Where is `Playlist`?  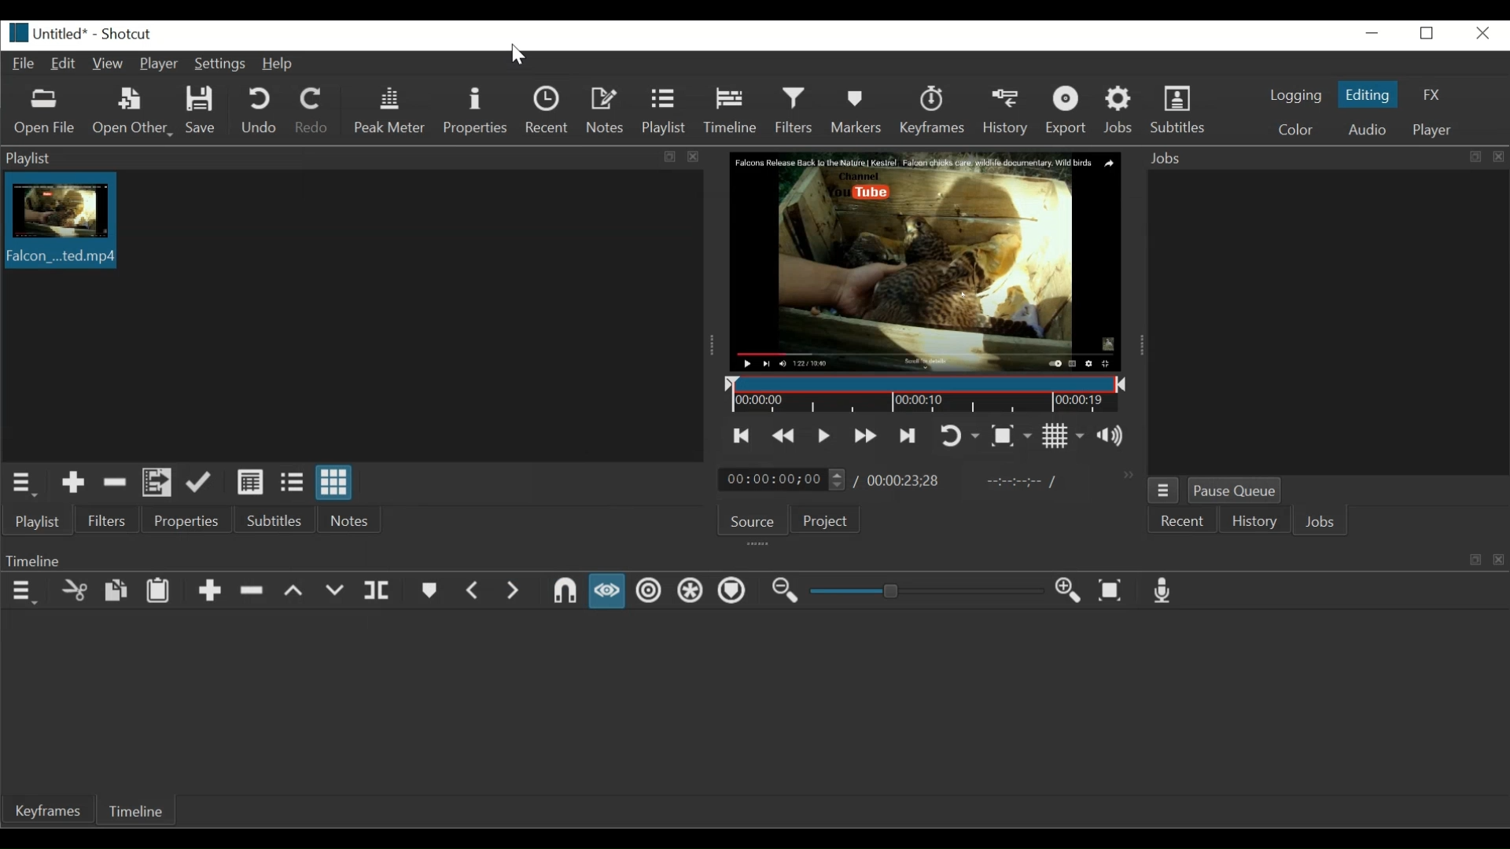
Playlist is located at coordinates (39, 521).